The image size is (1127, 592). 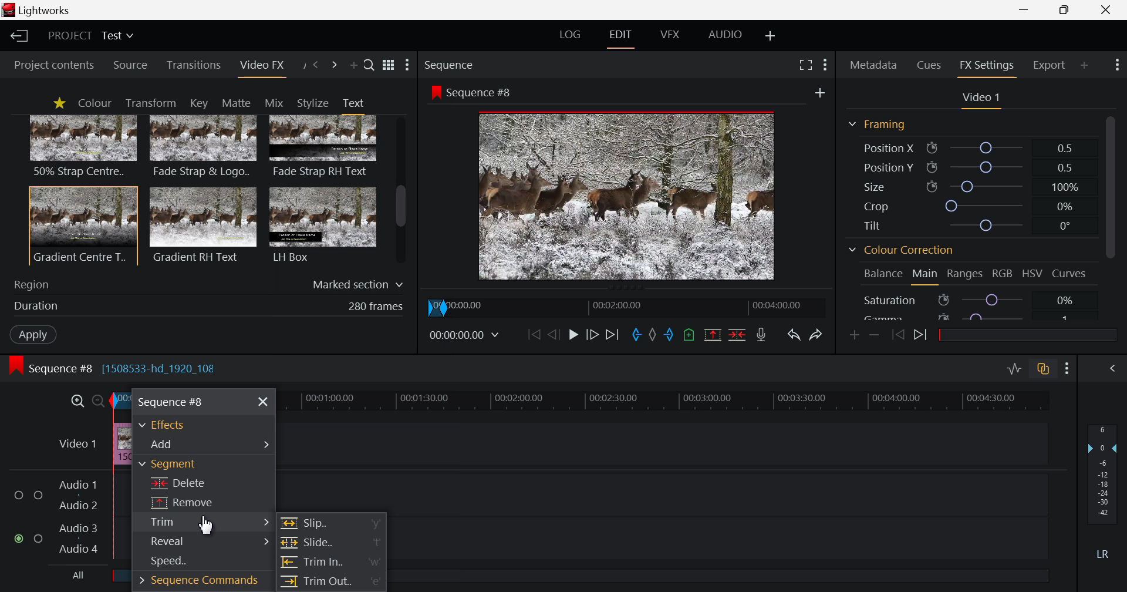 I want to click on Back to homepage, so click(x=17, y=36).